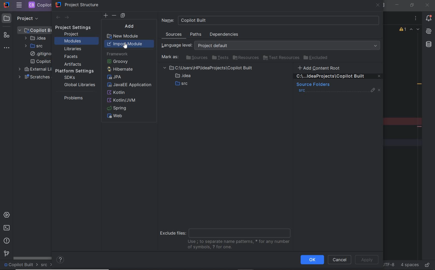 The width and height of the screenshot is (435, 270). Describe the element at coordinates (339, 77) in the screenshot. I see `remove content entry` at that location.